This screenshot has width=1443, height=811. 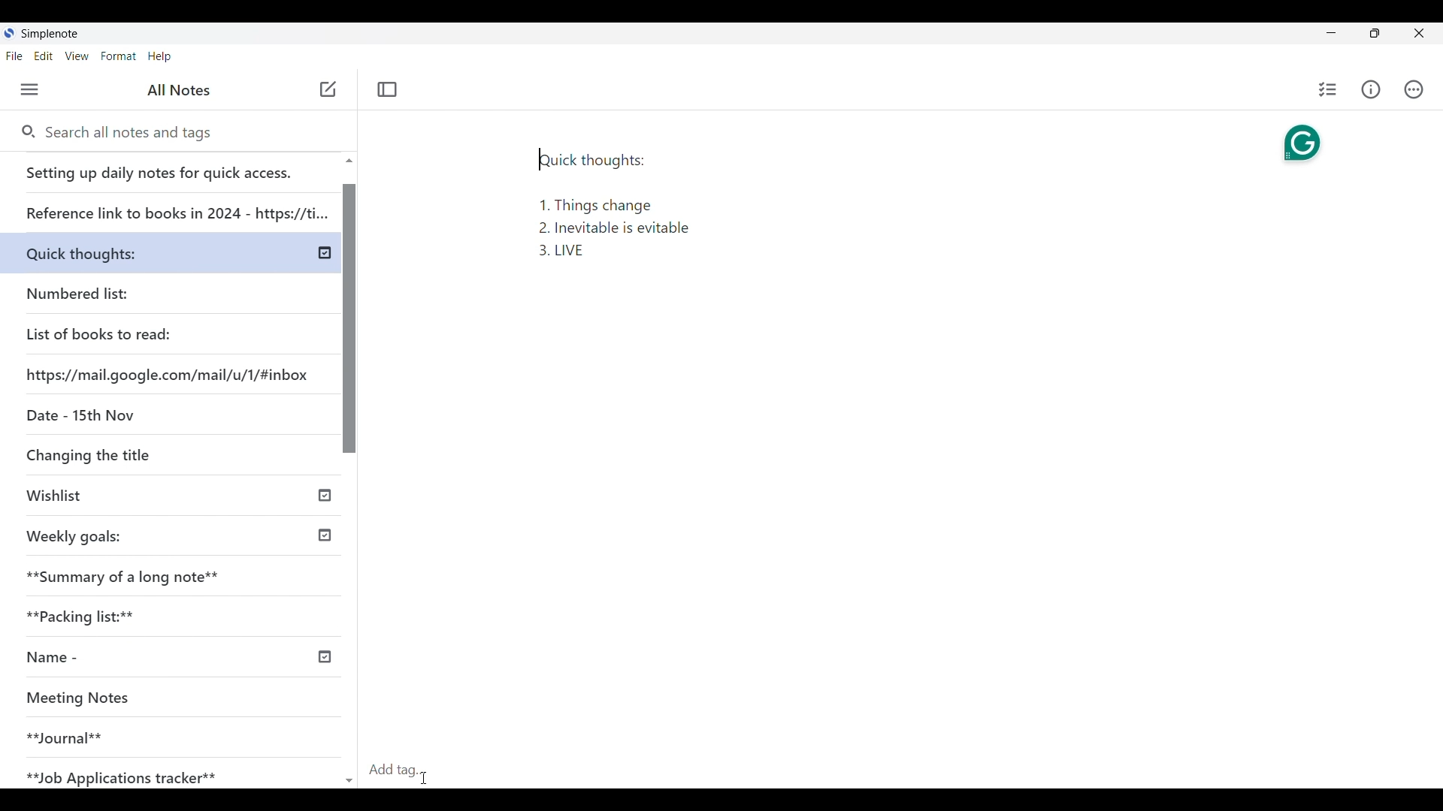 I want to click on Setting up daily notes, so click(x=173, y=168).